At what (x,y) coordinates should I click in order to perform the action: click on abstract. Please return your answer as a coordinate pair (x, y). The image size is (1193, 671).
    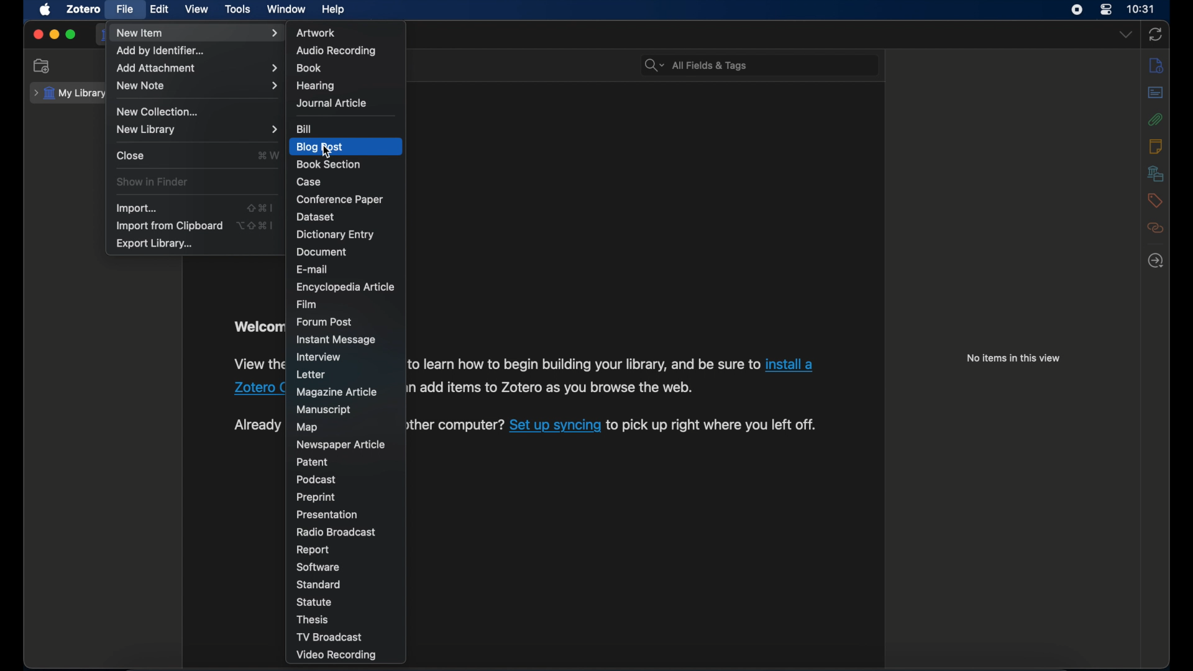
    Looking at the image, I should click on (1156, 93).